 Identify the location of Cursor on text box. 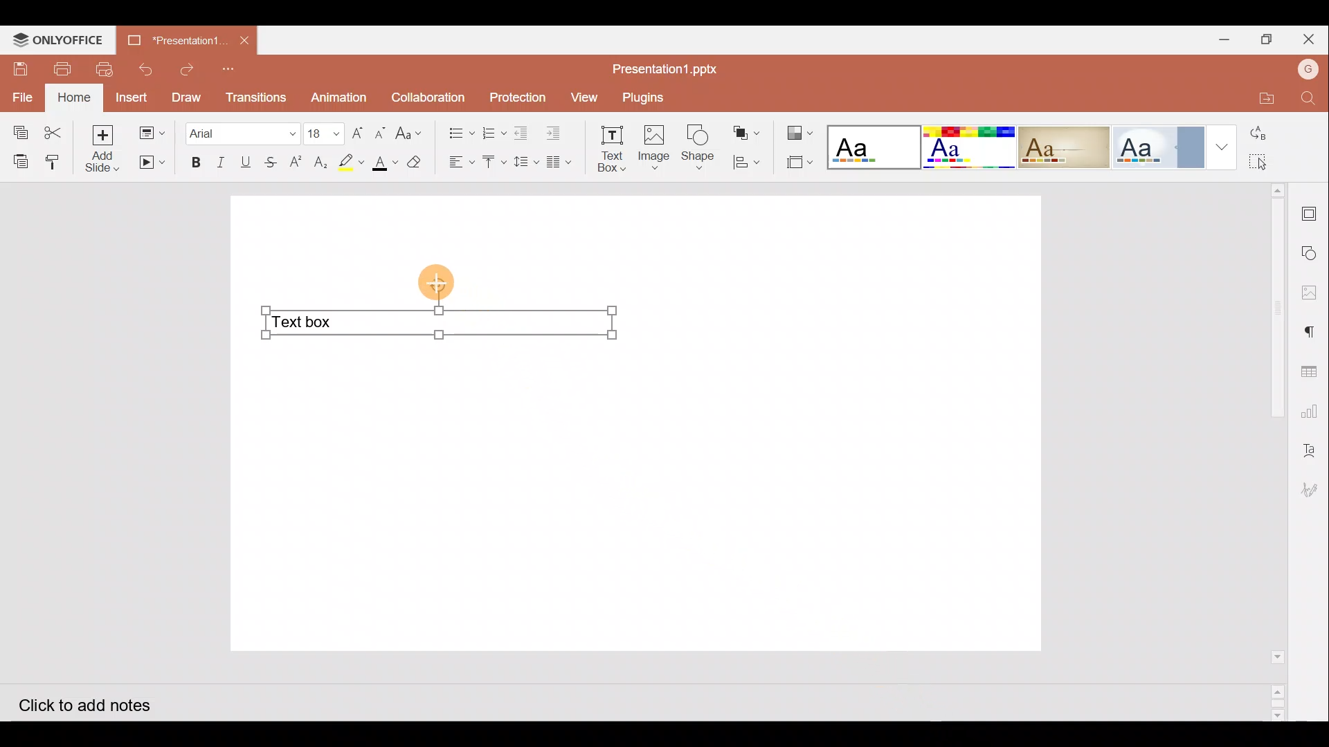
(441, 282).